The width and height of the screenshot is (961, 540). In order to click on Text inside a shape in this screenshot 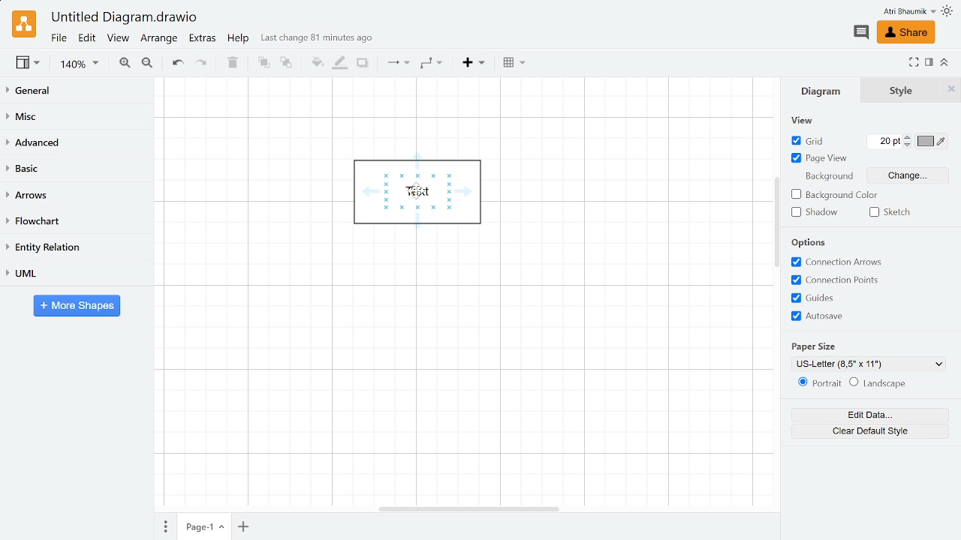, I will do `click(425, 197)`.